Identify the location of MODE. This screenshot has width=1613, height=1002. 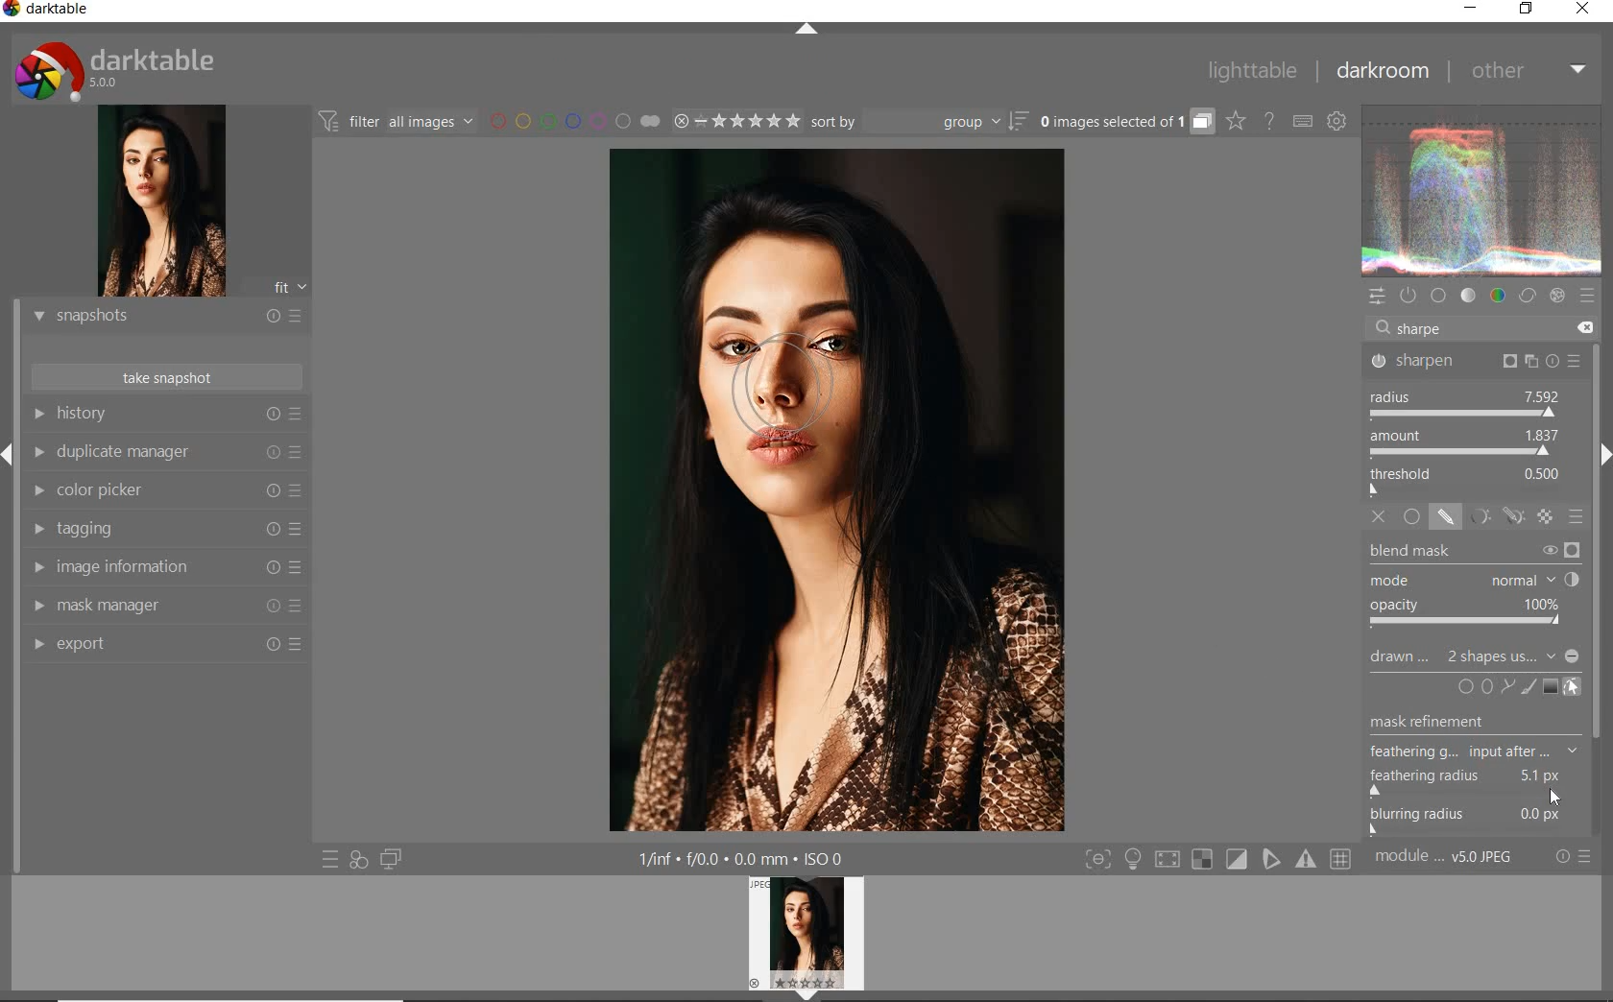
(1477, 579).